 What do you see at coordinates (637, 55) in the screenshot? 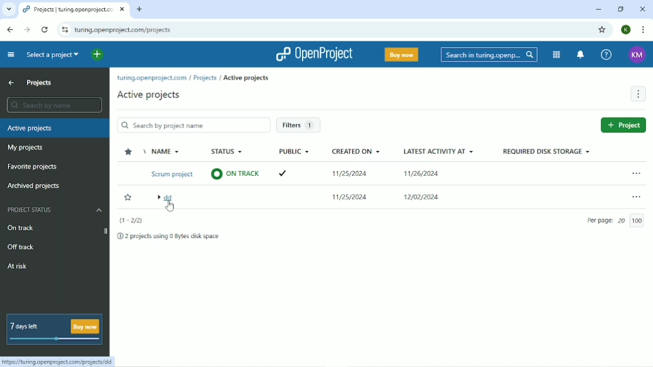
I see `Account` at bounding box center [637, 55].